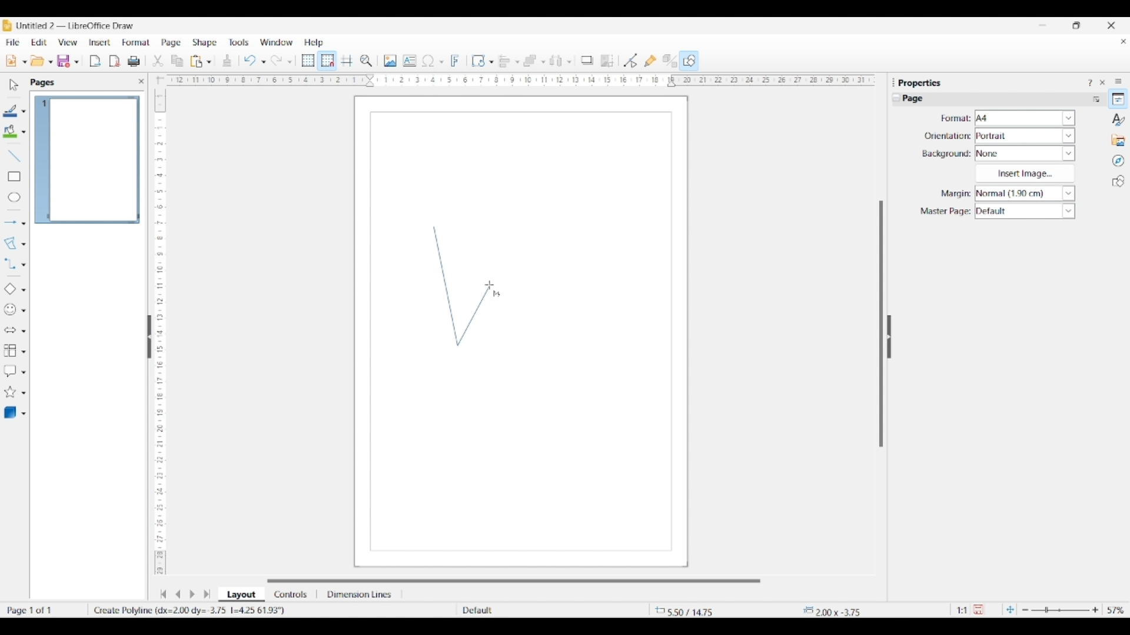 The width and height of the screenshot is (1130, 635). I want to click on Insert line, so click(14, 155).